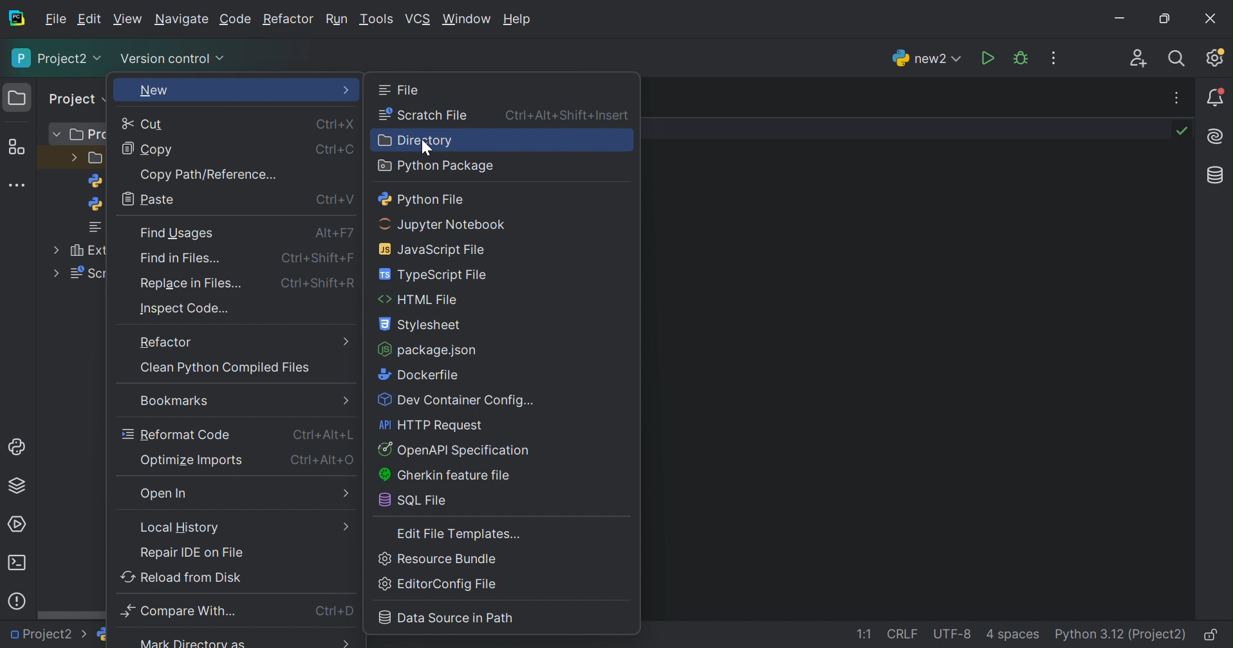 The image size is (1233, 648). I want to click on Refactor, so click(167, 341).